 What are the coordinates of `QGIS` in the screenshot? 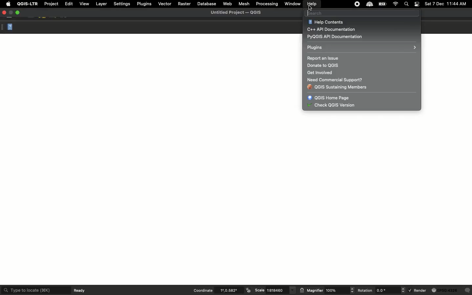 It's located at (331, 106).